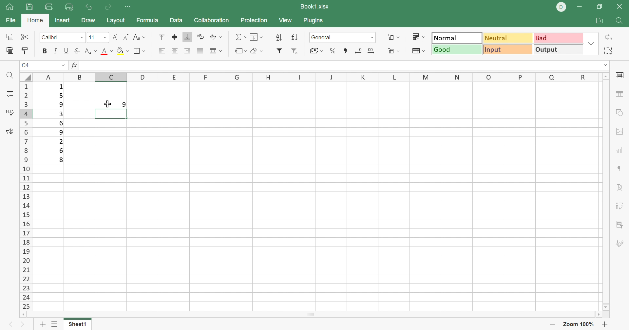 The width and height of the screenshot is (629, 330). I want to click on Decrease decimal, so click(357, 50).